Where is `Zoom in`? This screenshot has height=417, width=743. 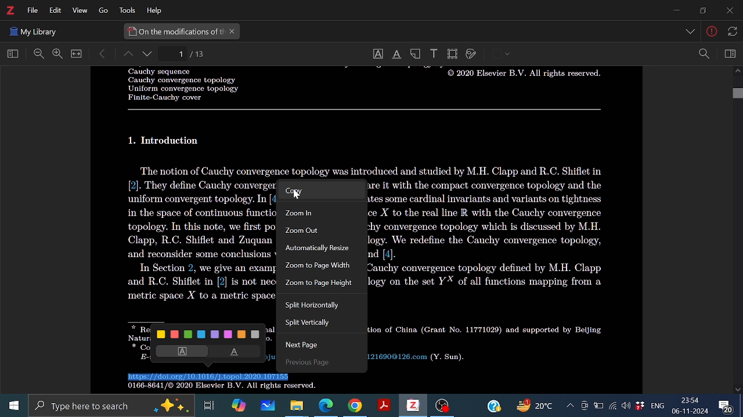 Zoom in is located at coordinates (57, 54).